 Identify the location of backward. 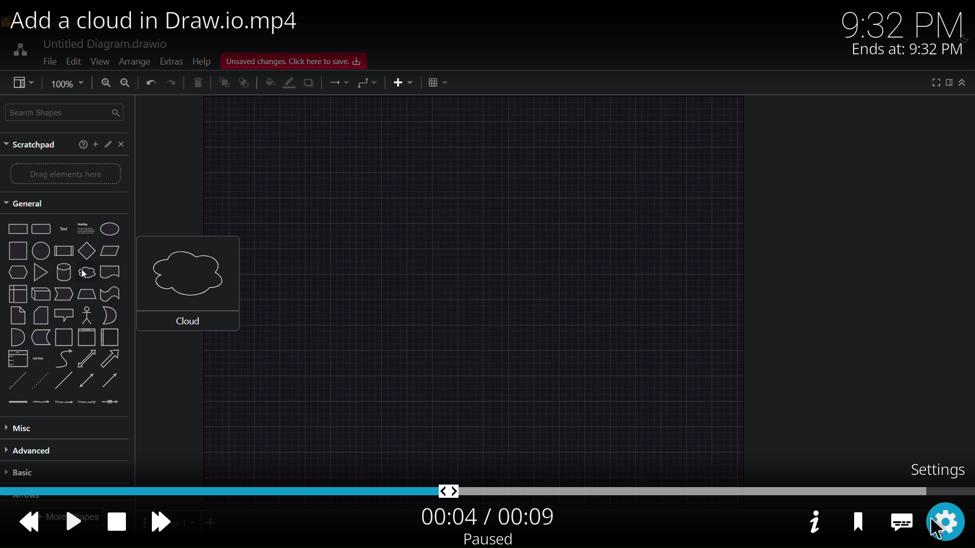
(28, 522).